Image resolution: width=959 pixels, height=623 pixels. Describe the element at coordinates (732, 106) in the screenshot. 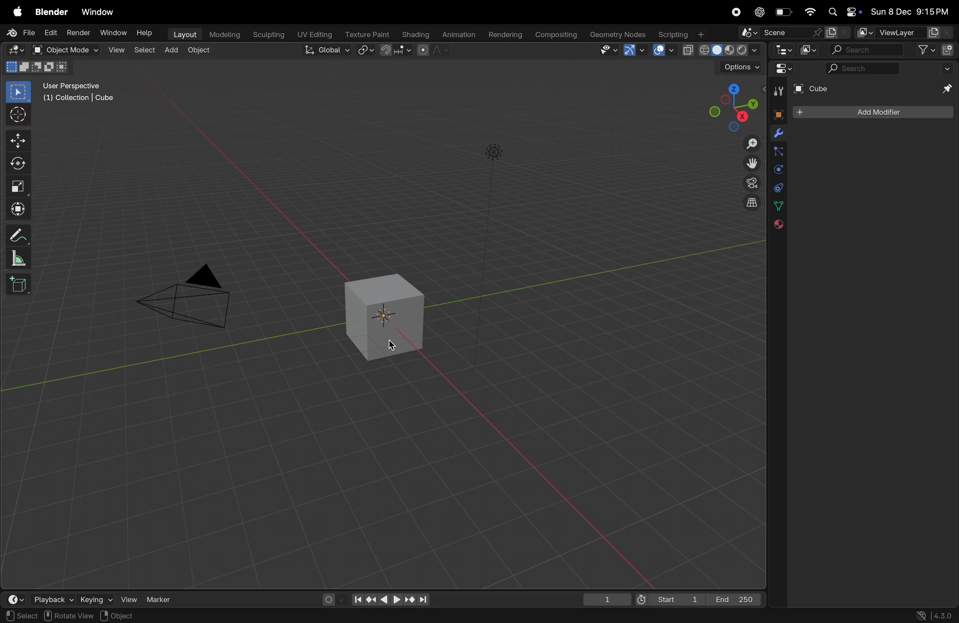

I see `view points` at that location.